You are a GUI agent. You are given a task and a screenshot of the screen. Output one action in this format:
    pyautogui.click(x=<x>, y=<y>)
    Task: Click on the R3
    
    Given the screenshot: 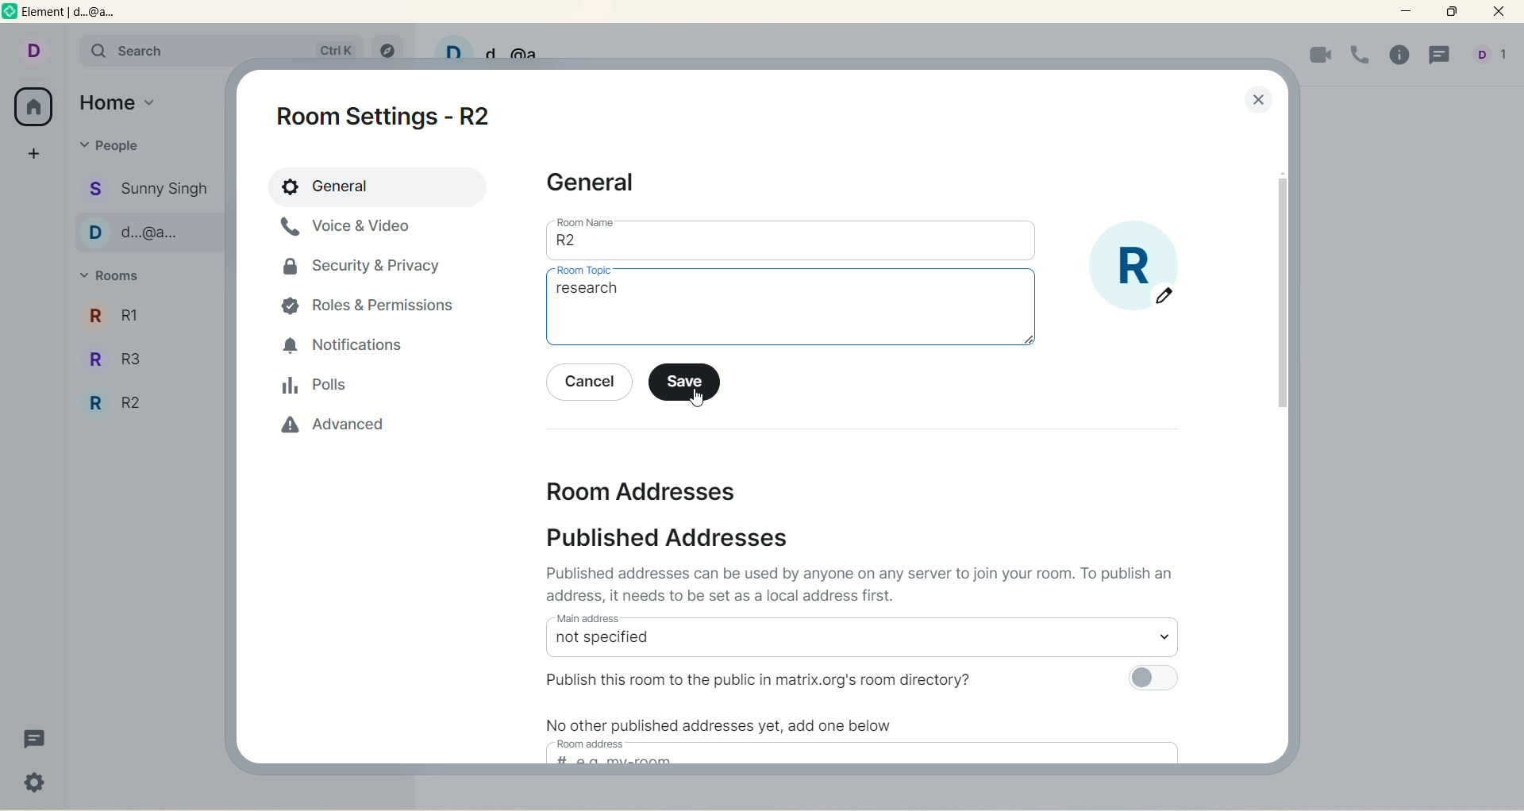 What is the action you would take?
    pyautogui.click(x=142, y=356)
    